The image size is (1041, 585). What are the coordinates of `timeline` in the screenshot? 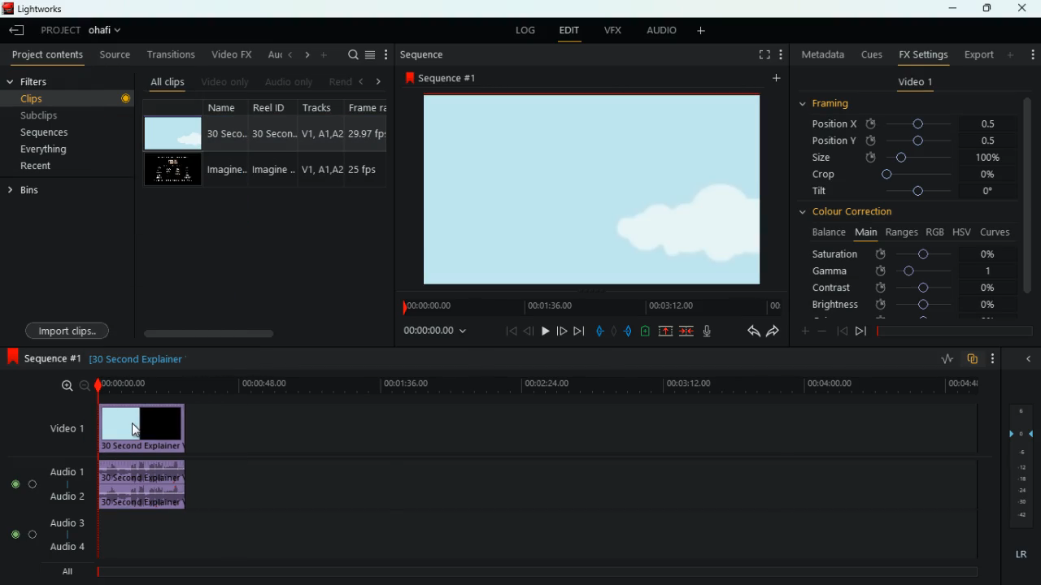 It's located at (590, 306).